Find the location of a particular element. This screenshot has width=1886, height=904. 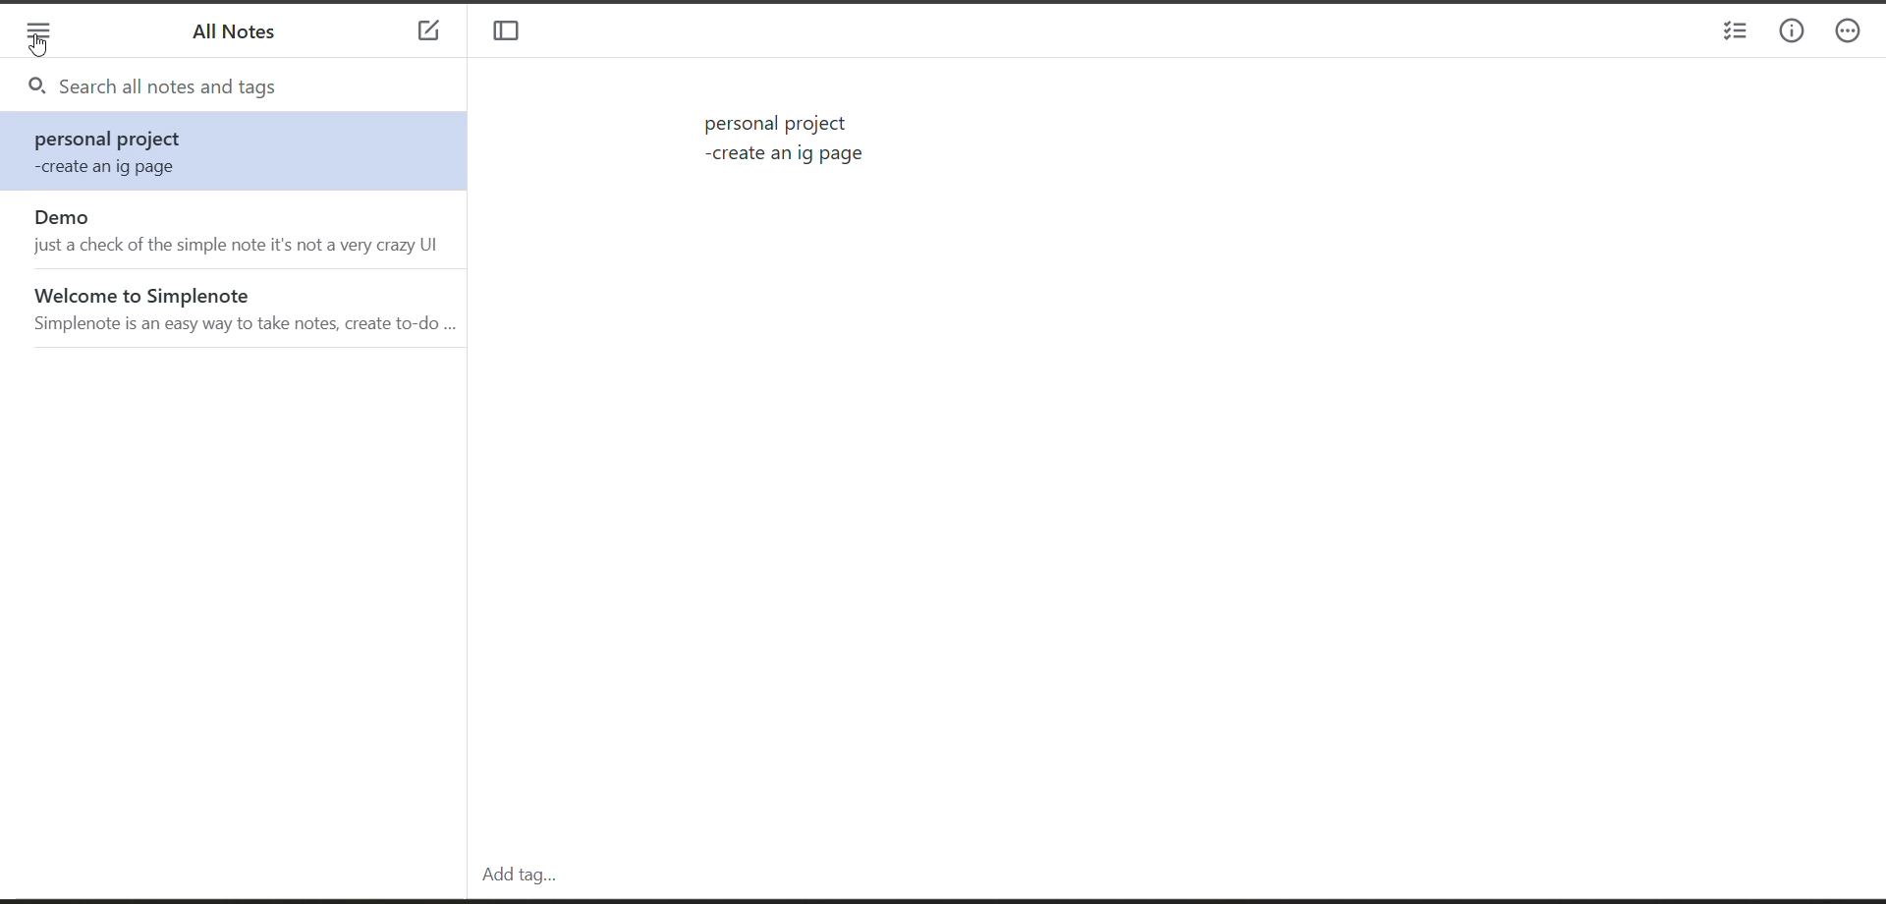

all notes is located at coordinates (242, 37).